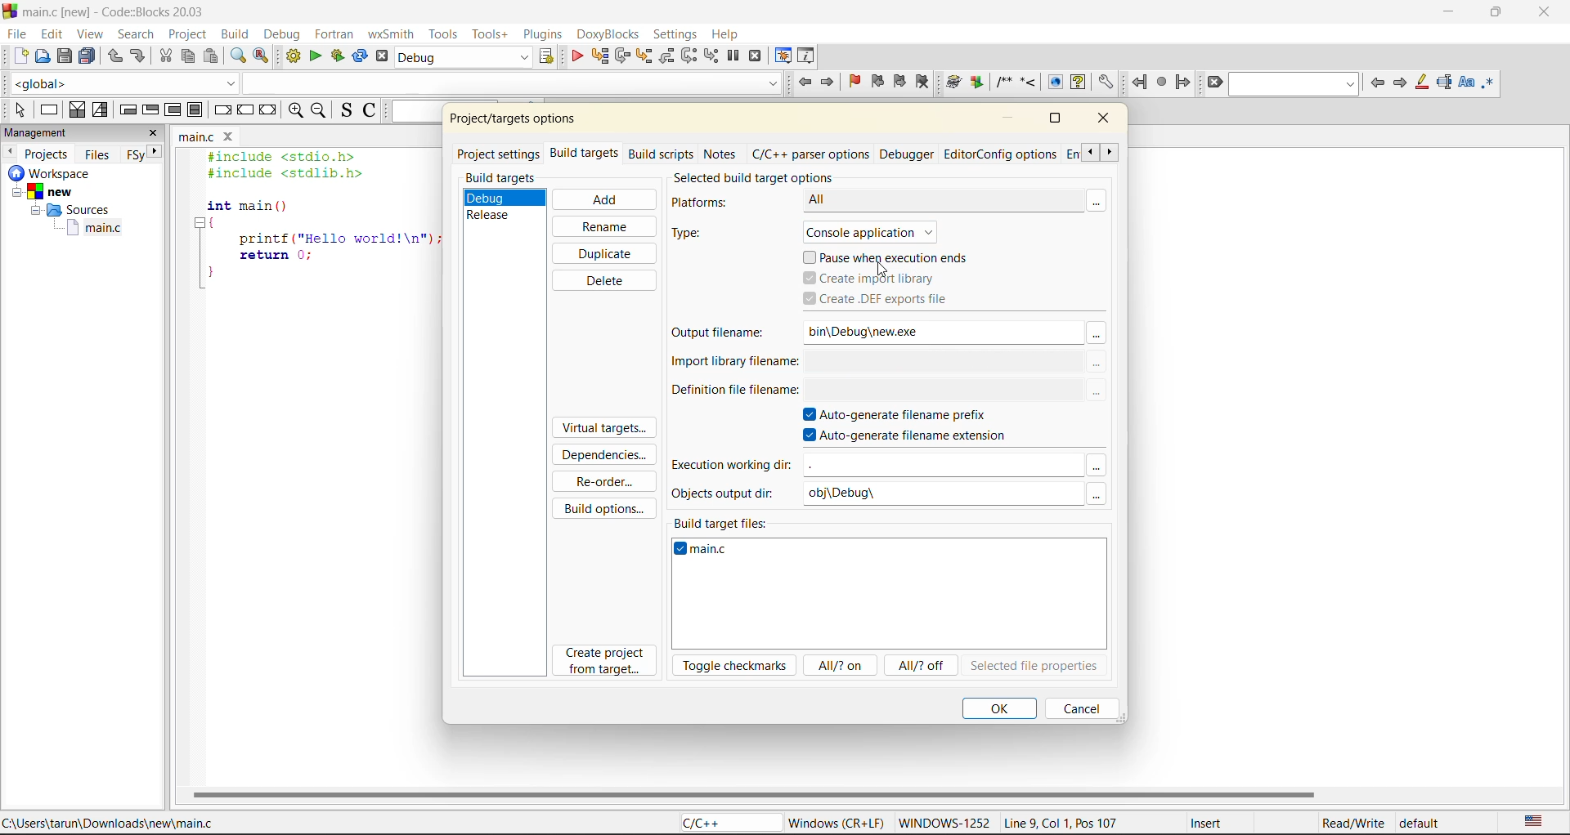  Describe the element at coordinates (140, 56) in the screenshot. I see `redo` at that location.